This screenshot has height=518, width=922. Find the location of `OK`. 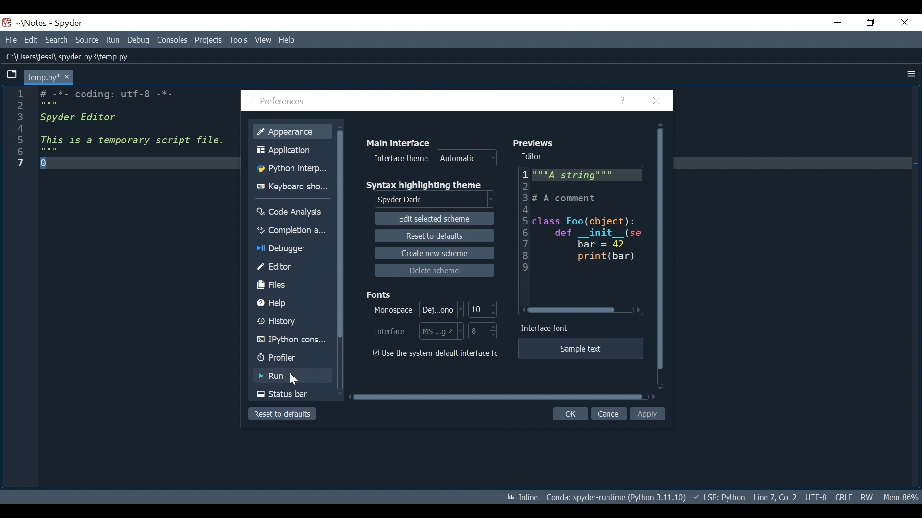

OK is located at coordinates (571, 414).